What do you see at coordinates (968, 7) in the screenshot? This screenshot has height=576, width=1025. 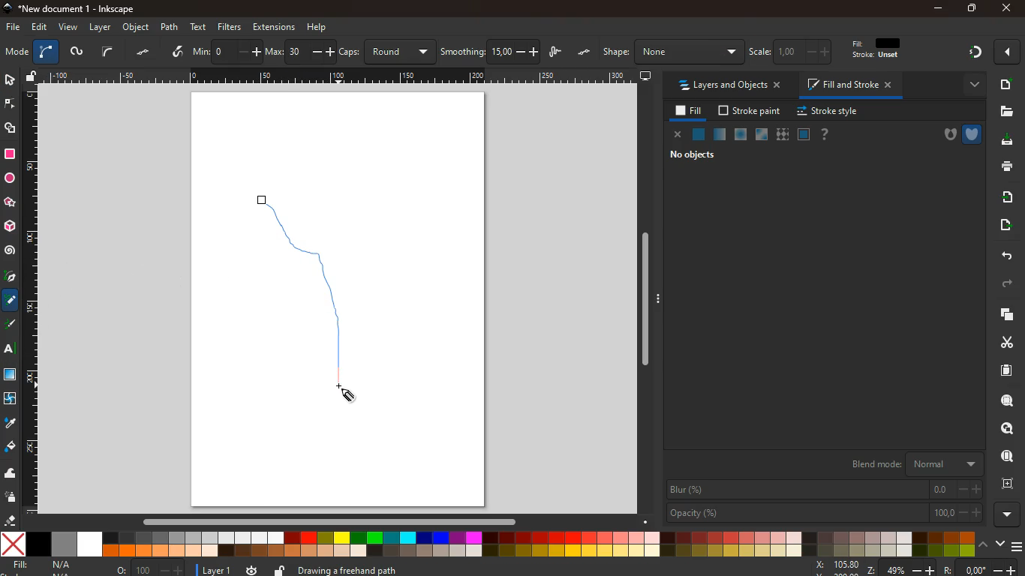 I see `maximize` at bounding box center [968, 7].